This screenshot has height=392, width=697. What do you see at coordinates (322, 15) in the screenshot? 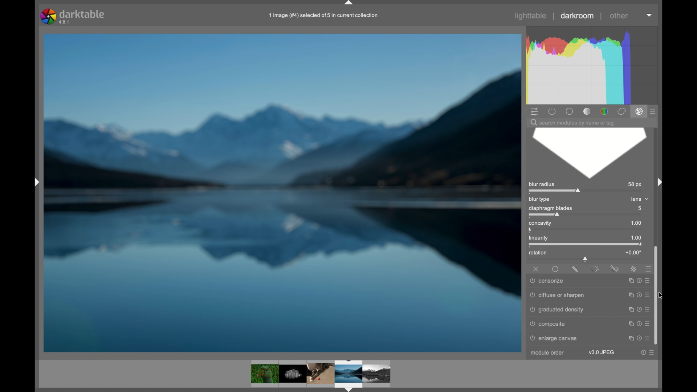
I see `1 image (#4) selected of § in current collection` at bounding box center [322, 15].